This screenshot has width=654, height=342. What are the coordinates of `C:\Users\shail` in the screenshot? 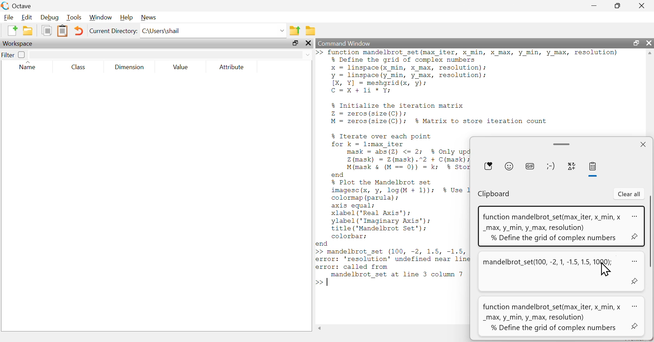 It's located at (213, 31).